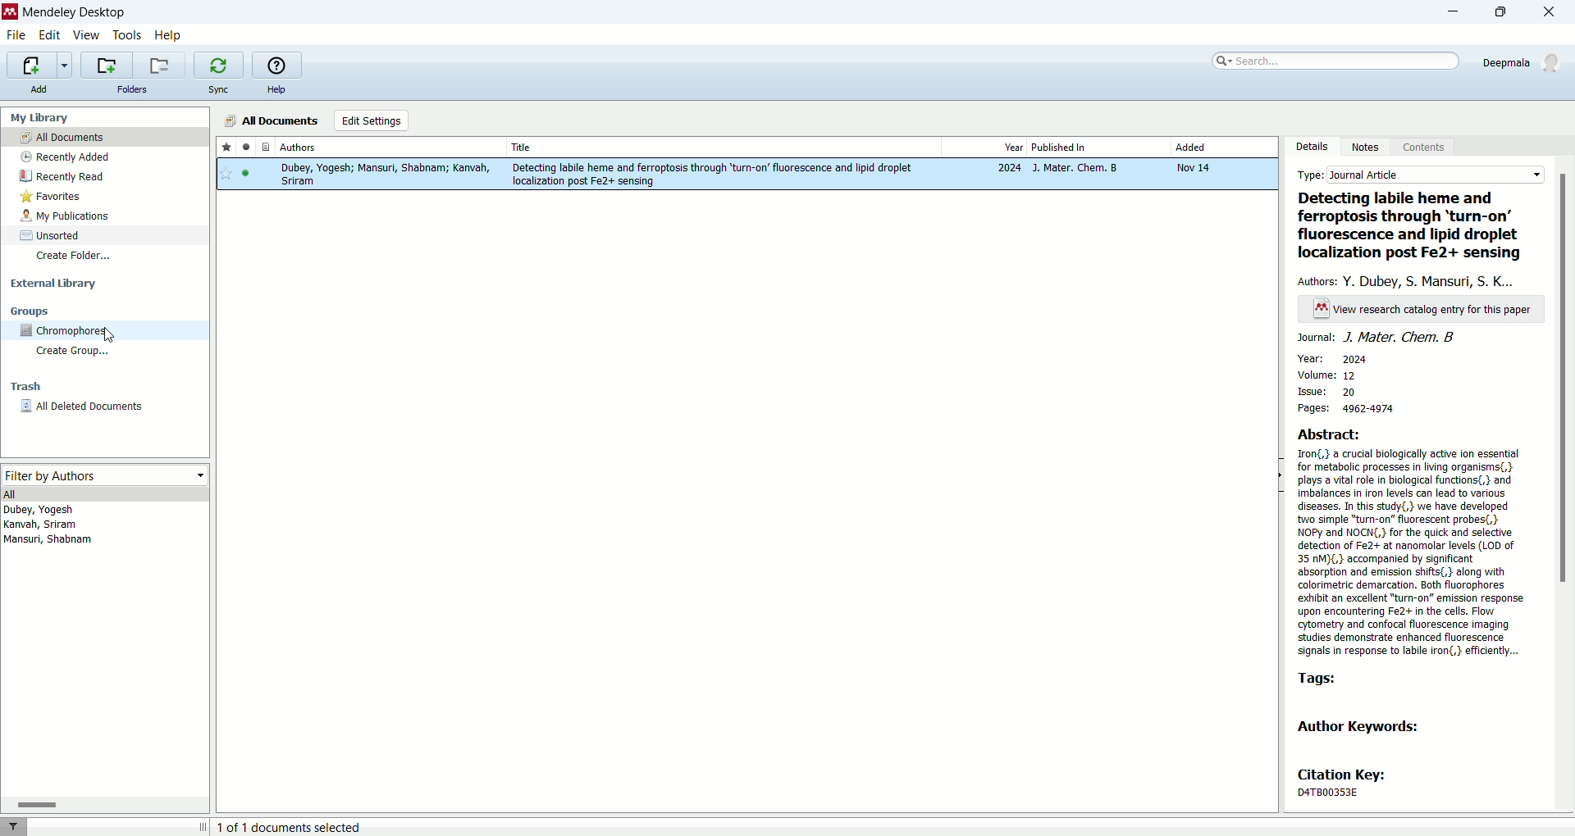 The height and width of the screenshot is (836, 1575). I want to click on documents, so click(263, 148).